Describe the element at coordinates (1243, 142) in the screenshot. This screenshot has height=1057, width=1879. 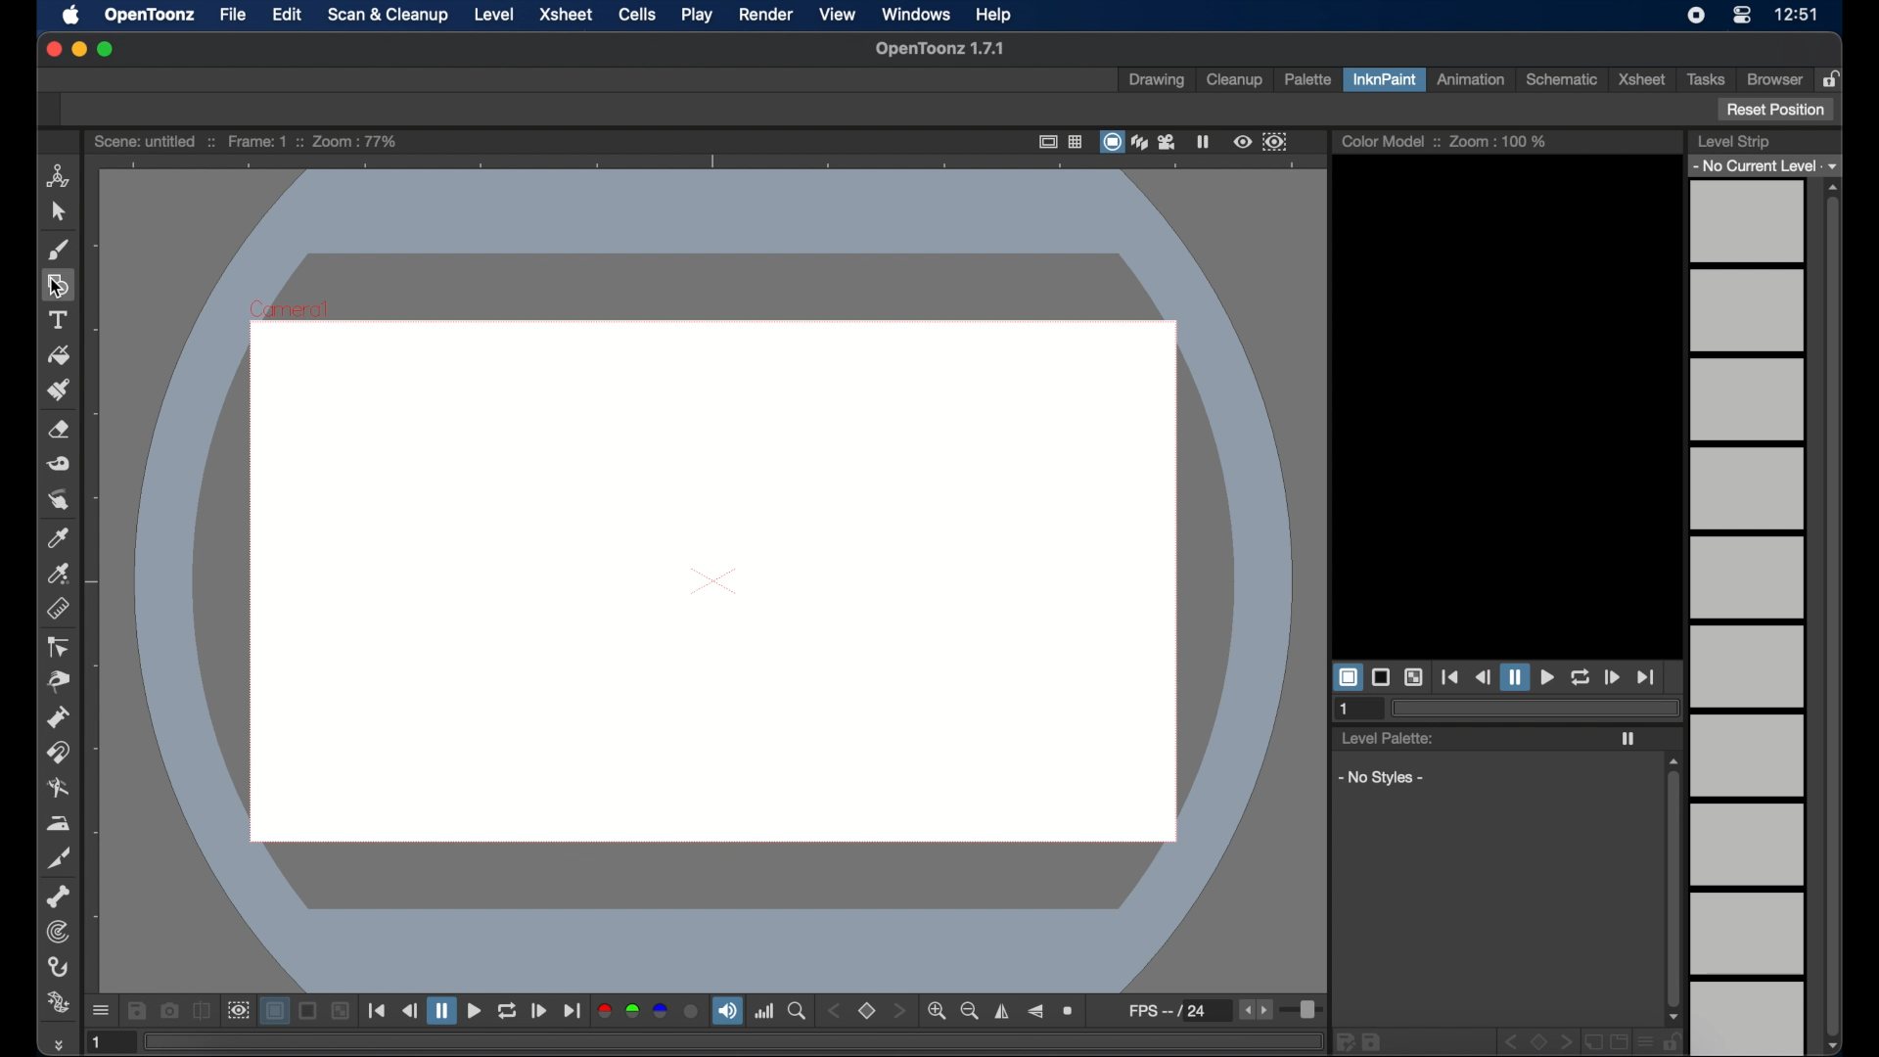
I see `preview` at that location.